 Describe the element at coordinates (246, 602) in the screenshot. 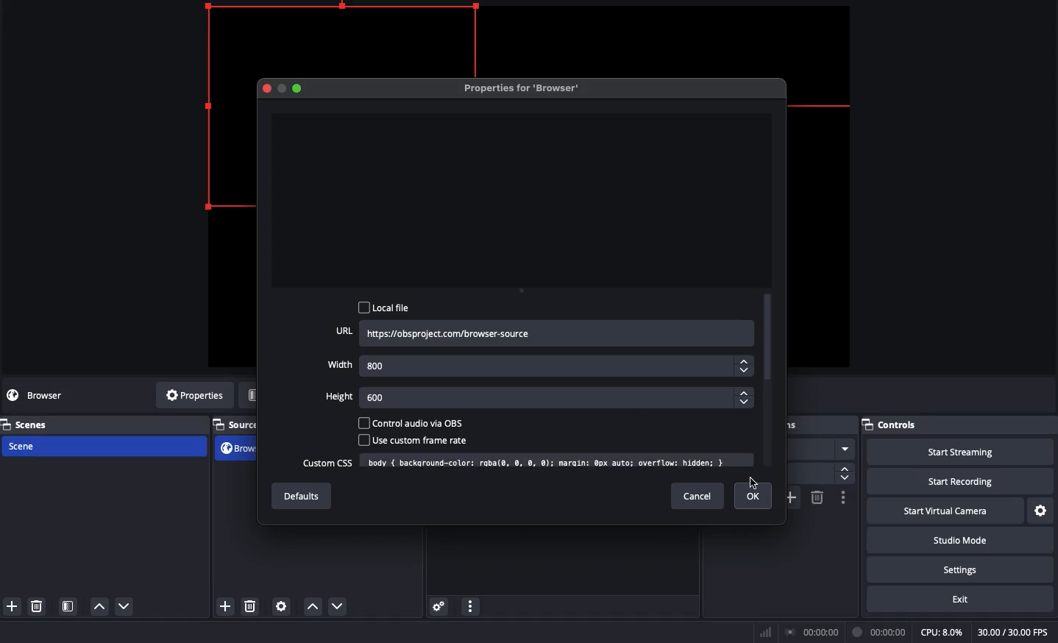

I see `delete` at that location.